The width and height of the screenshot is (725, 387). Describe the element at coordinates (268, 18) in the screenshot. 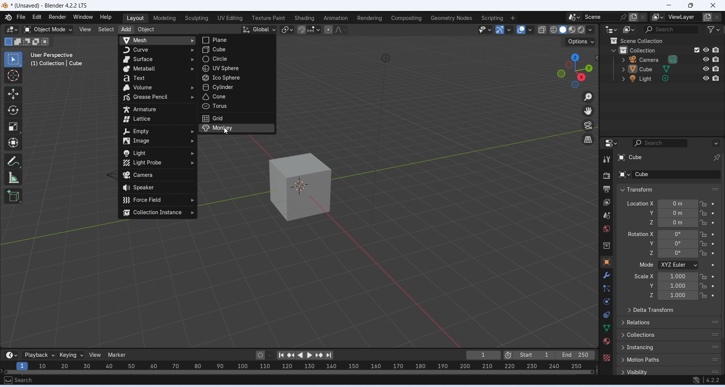

I see `Texture paint` at that location.